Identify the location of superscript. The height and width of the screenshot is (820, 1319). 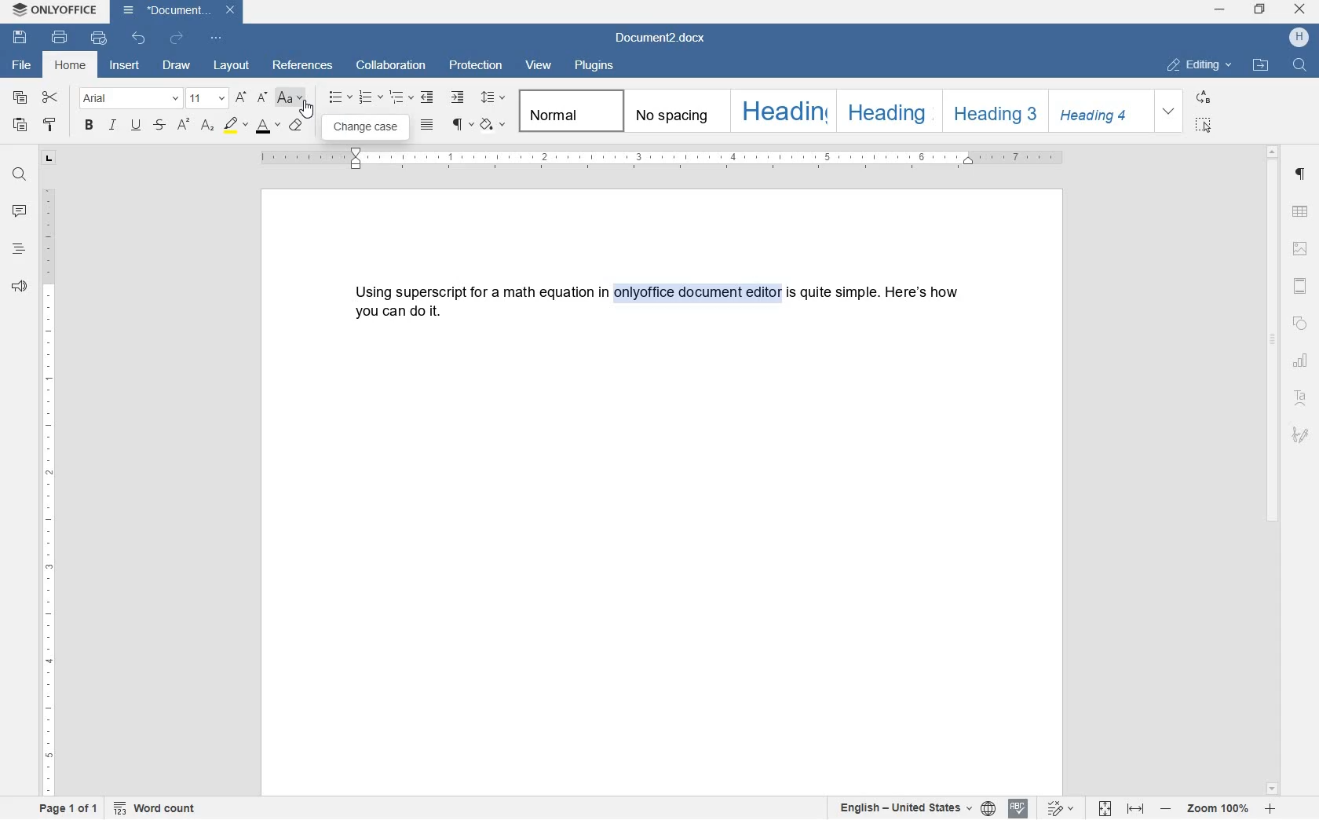
(184, 125).